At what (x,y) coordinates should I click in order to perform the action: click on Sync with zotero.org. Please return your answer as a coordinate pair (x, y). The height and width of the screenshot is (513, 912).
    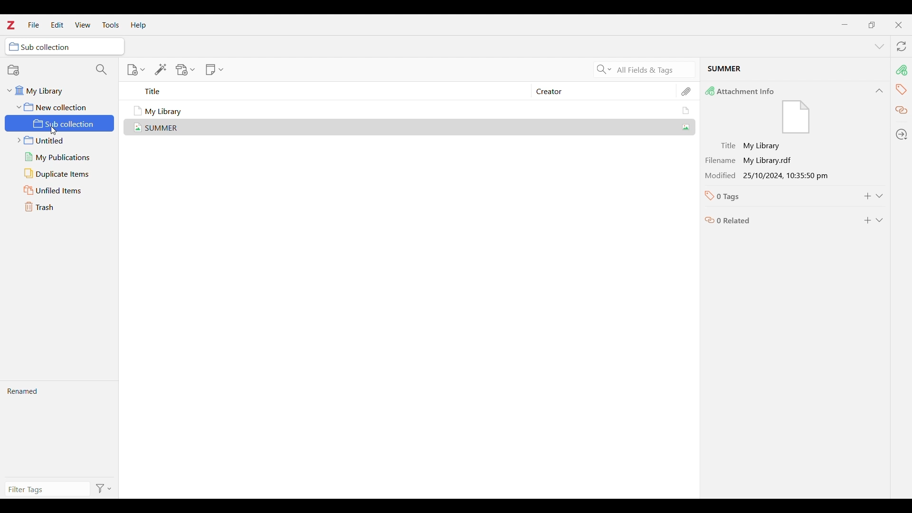
    Looking at the image, I should click on (902, 46).